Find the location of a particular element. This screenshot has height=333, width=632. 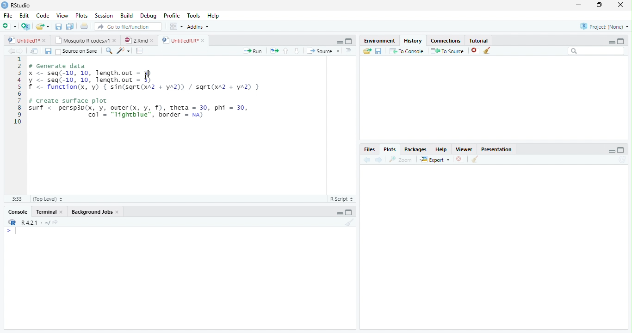

Go back to previous source location is located at coordinates (11, 51).